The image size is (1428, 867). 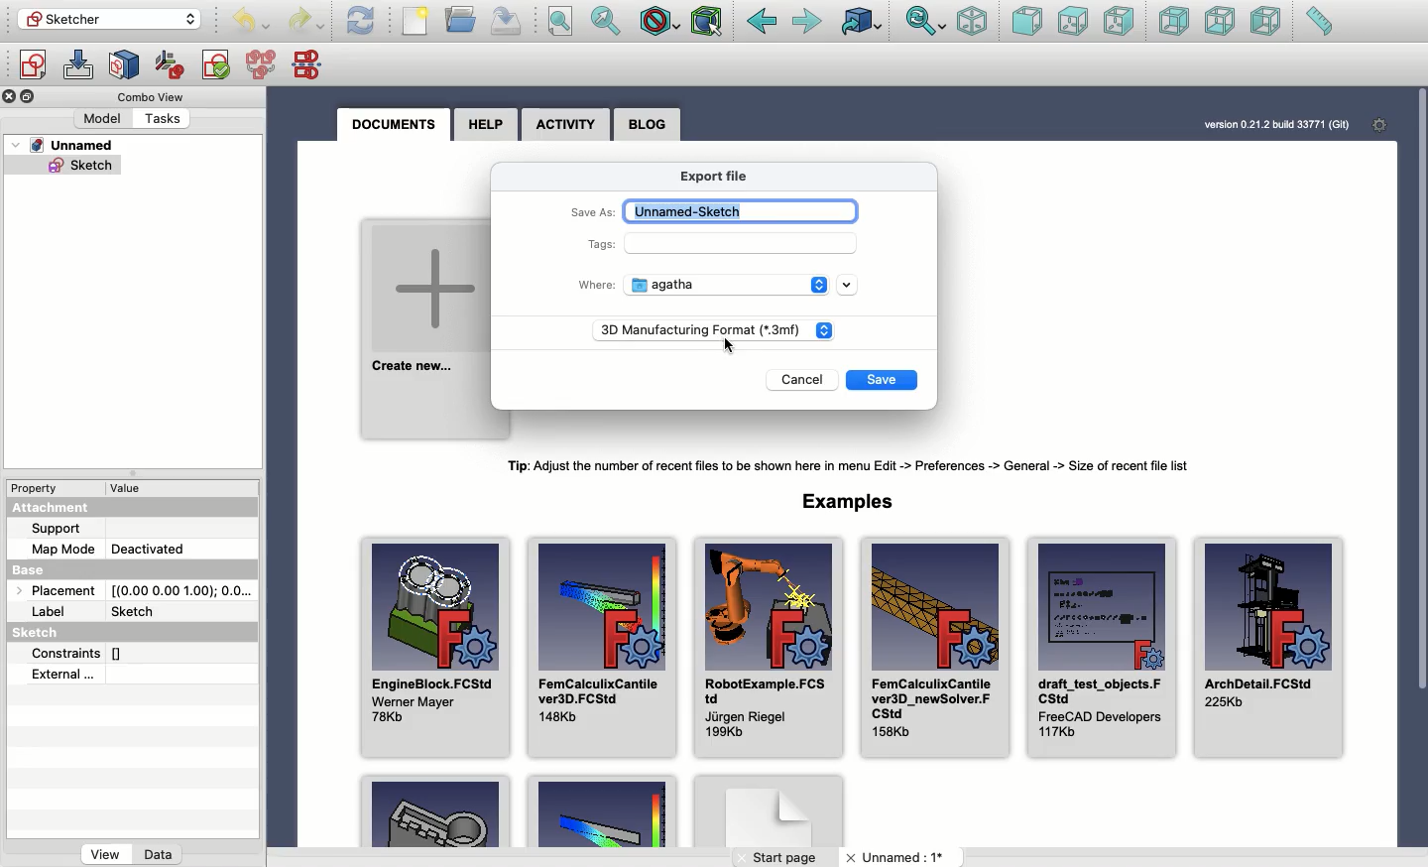 What do you see at coordinates (565, 21) in the screenshot?
I see `Fit all` at bounding box center [565, 21].